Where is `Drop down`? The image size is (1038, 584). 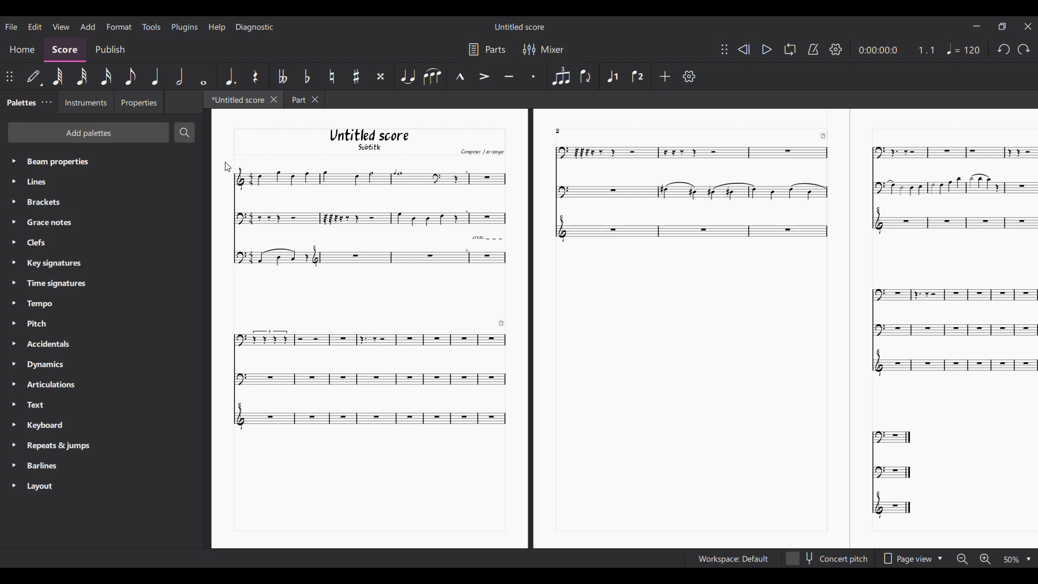 Drop down is located at coordinates (942, 558).